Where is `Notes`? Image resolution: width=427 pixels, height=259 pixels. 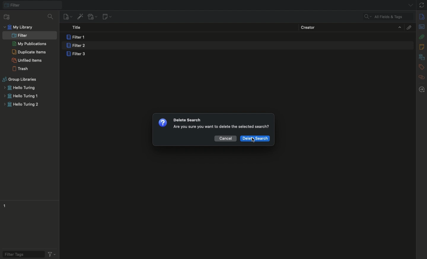
Notes is located at coordinates (423, 47).